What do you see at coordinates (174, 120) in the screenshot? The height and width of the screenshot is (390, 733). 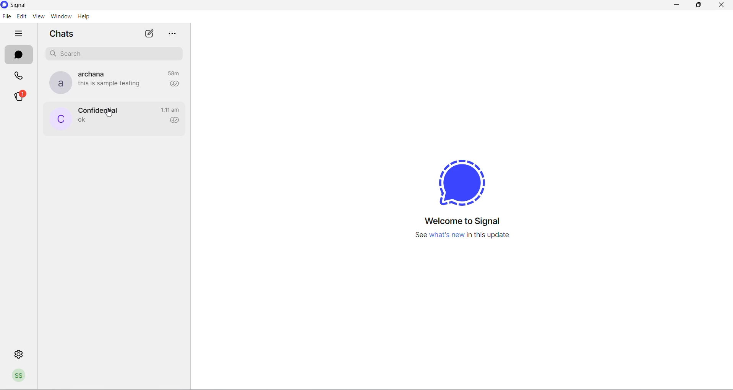 I see `read recipient` at bounding box center [174, 120].